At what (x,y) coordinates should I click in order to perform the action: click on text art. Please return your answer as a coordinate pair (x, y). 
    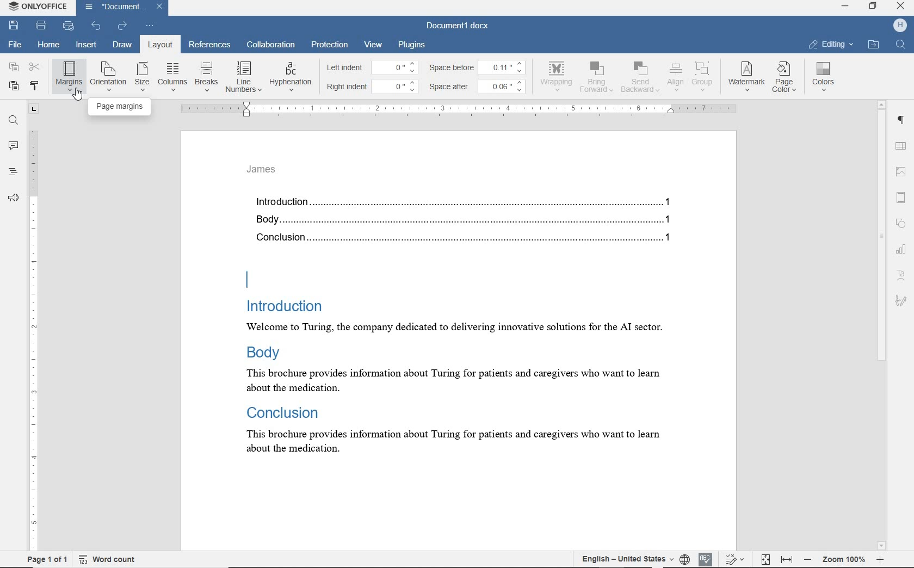
    Looking at the image, I should click on (901, 277).